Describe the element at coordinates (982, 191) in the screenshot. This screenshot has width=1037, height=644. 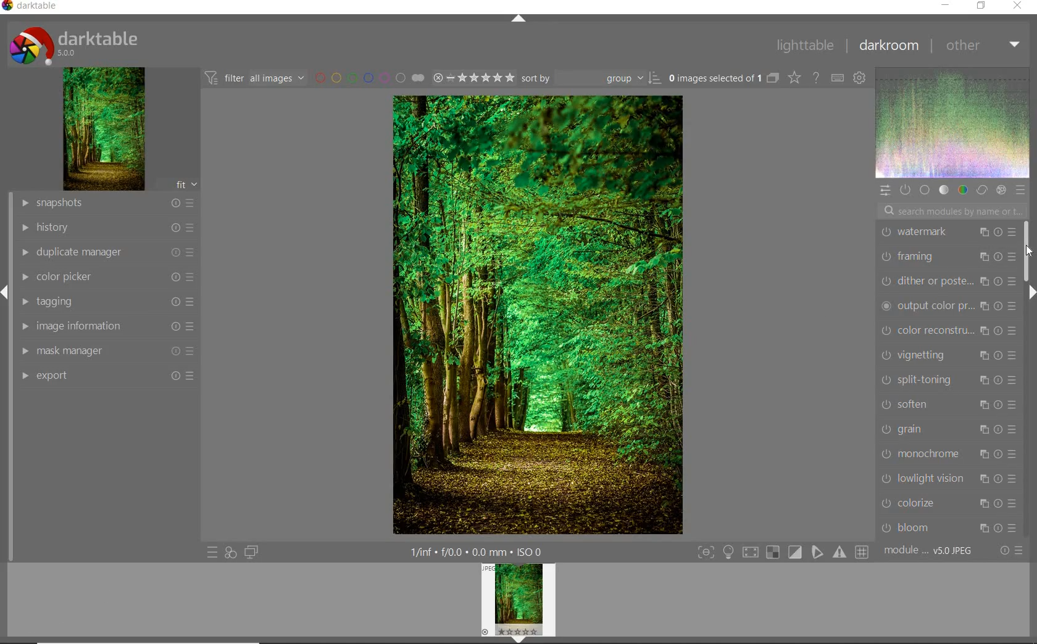
I see `CORRECT` at that location.